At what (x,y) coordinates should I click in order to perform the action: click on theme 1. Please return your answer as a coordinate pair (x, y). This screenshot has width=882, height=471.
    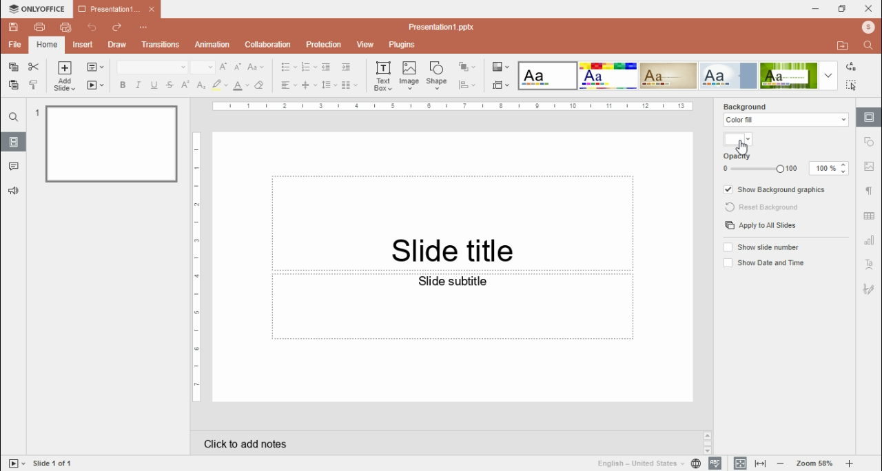
    Looking at the image, I should click on (546, 76).